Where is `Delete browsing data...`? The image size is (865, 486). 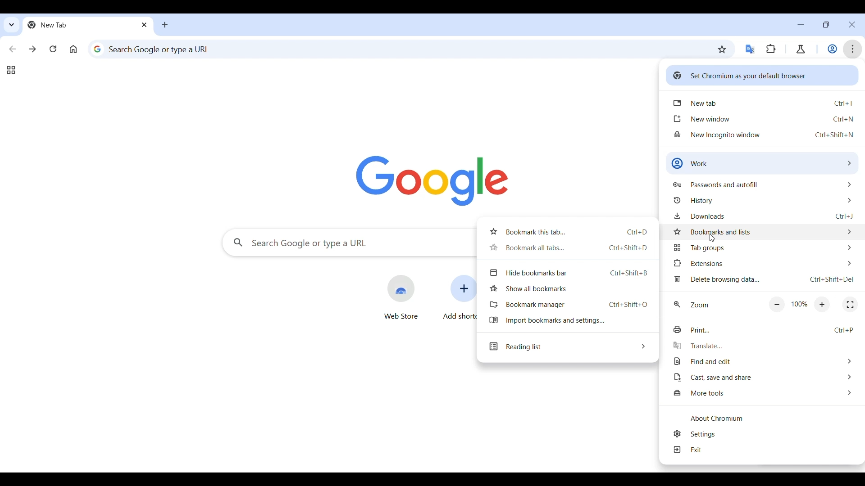
Delete browsing data... is located at coordinates (763, 279).